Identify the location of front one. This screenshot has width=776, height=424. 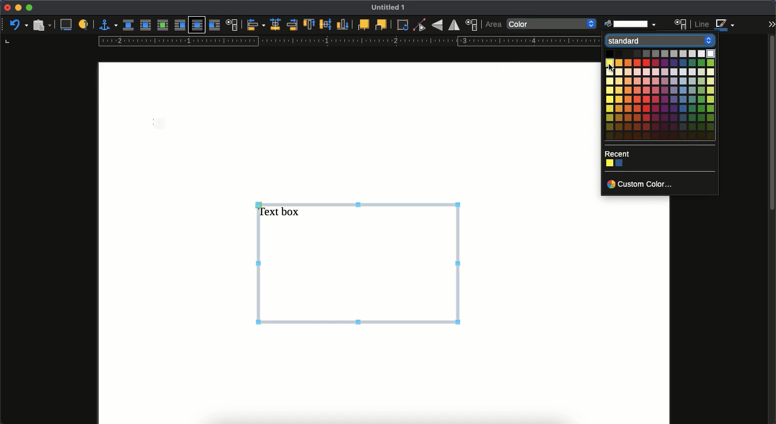
(363, 24).